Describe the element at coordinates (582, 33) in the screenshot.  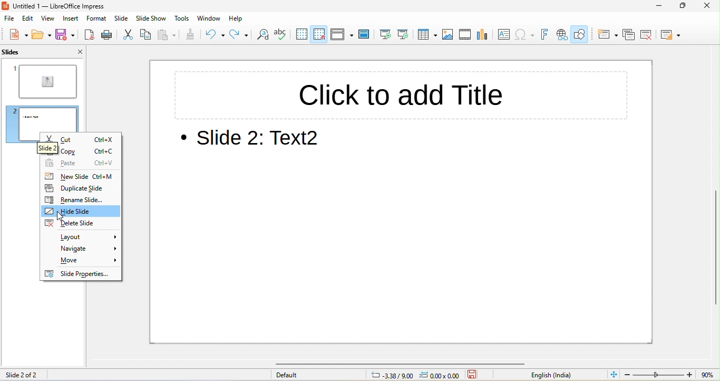
I see `show draw function` at that location.